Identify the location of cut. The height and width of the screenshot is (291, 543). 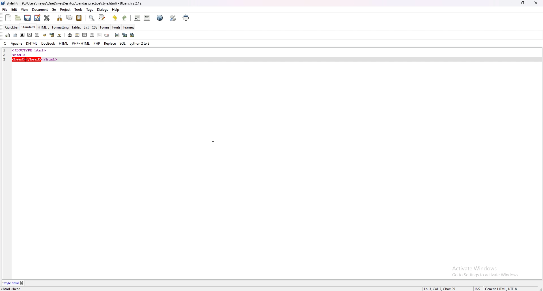
(60, 18).